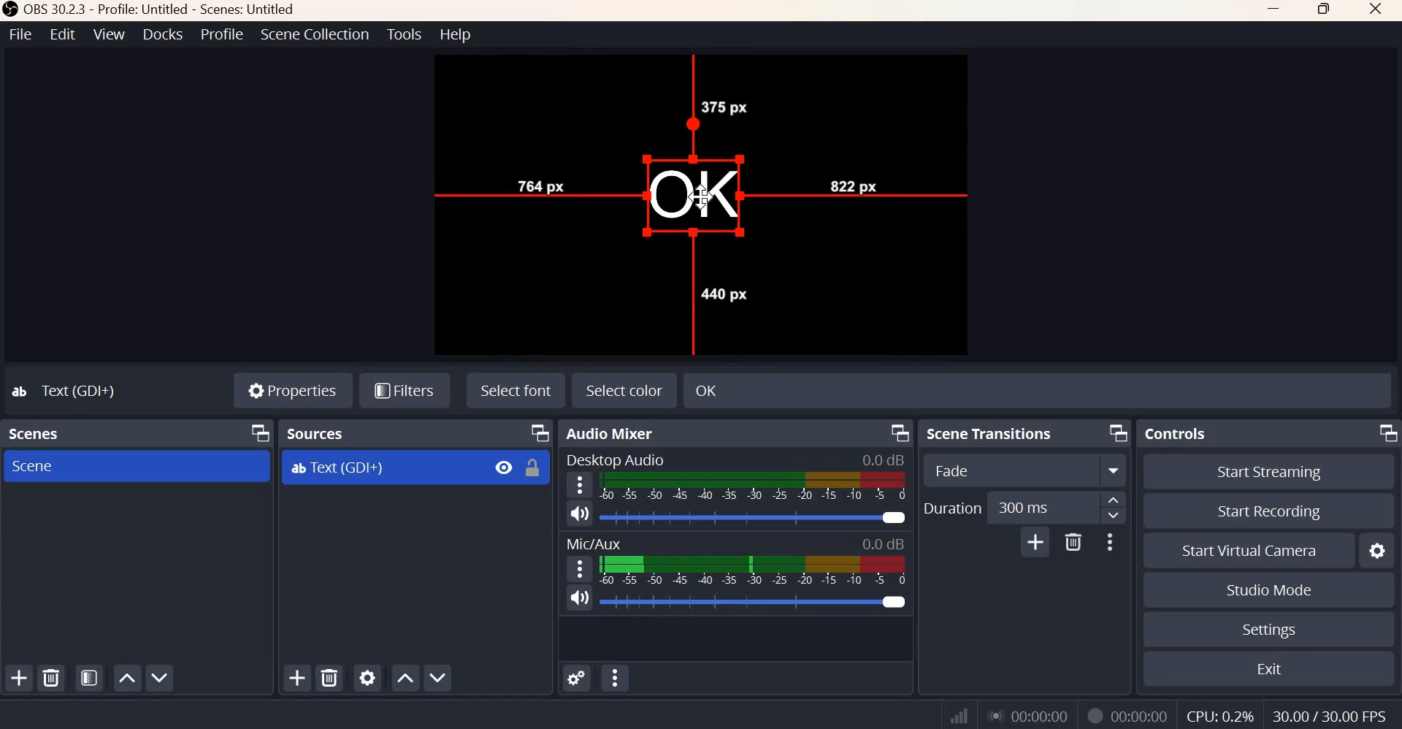 The height and width of the screenshot is (729, 1402). What do you see at coordinates (900, 433) in the screenshot?
I see `Dock Options icon` at bounding box center [900, 433].